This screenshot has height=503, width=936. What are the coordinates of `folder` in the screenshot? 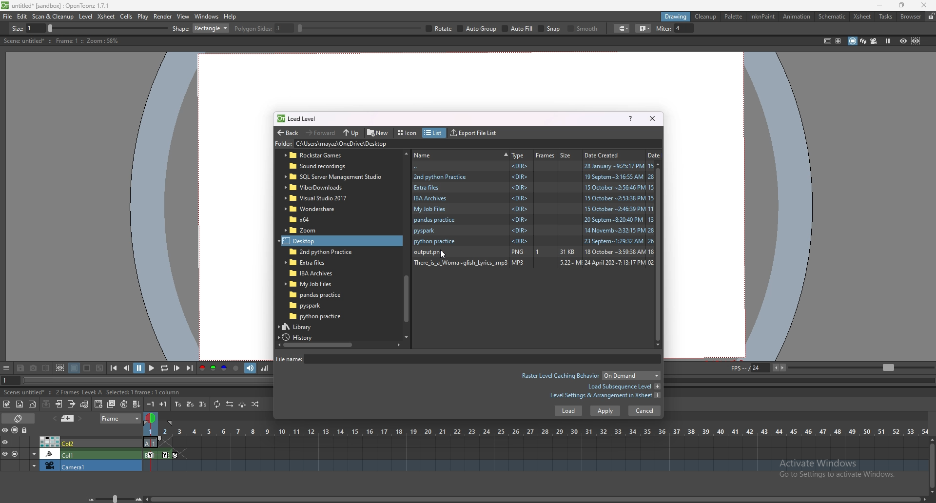 It's located at (533, 176).